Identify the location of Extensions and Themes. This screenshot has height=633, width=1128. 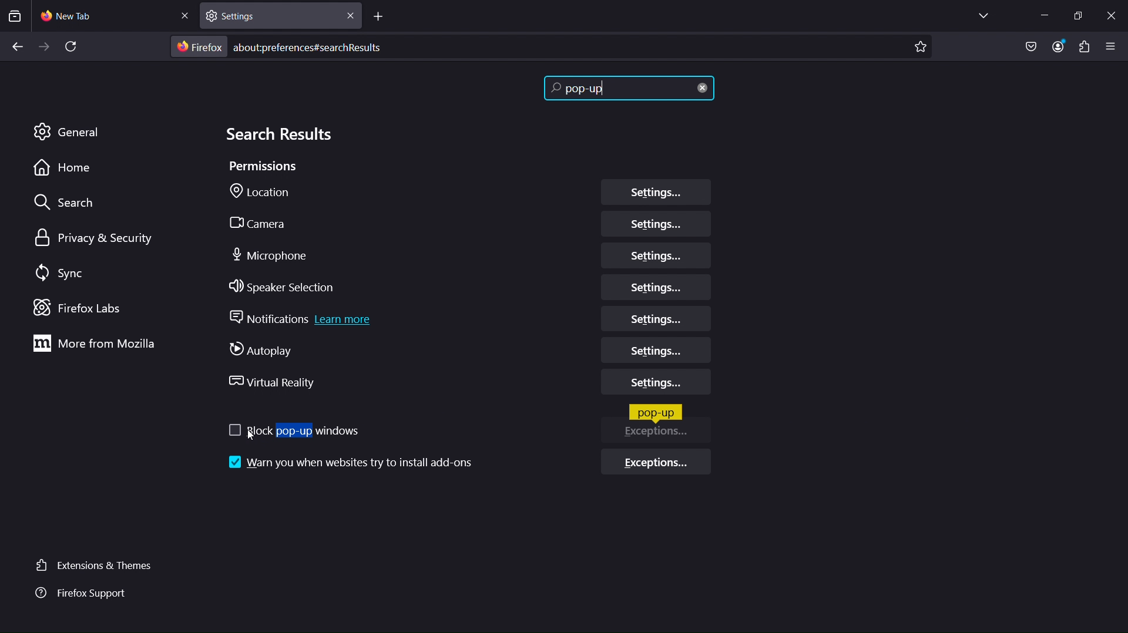
(98, 565).